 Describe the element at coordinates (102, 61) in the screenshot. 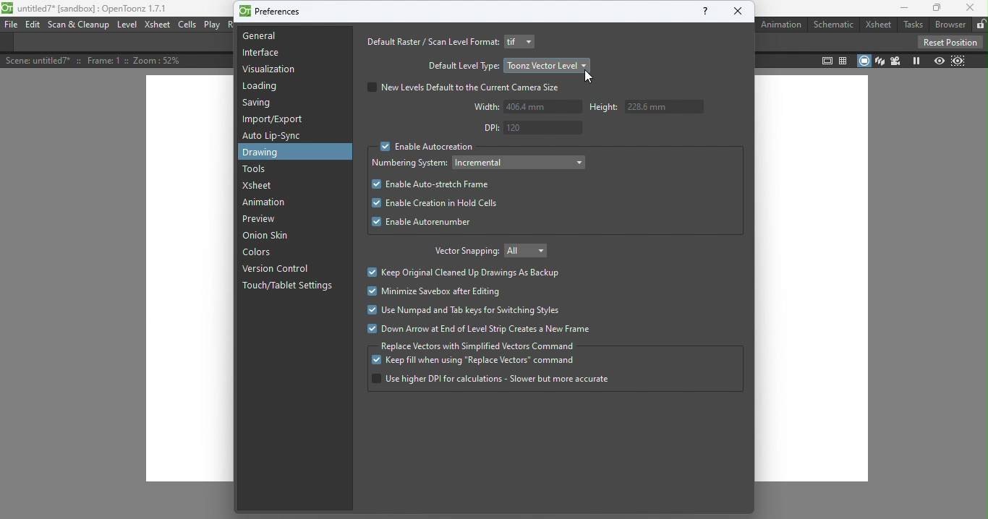

I see `scene details` at that location.